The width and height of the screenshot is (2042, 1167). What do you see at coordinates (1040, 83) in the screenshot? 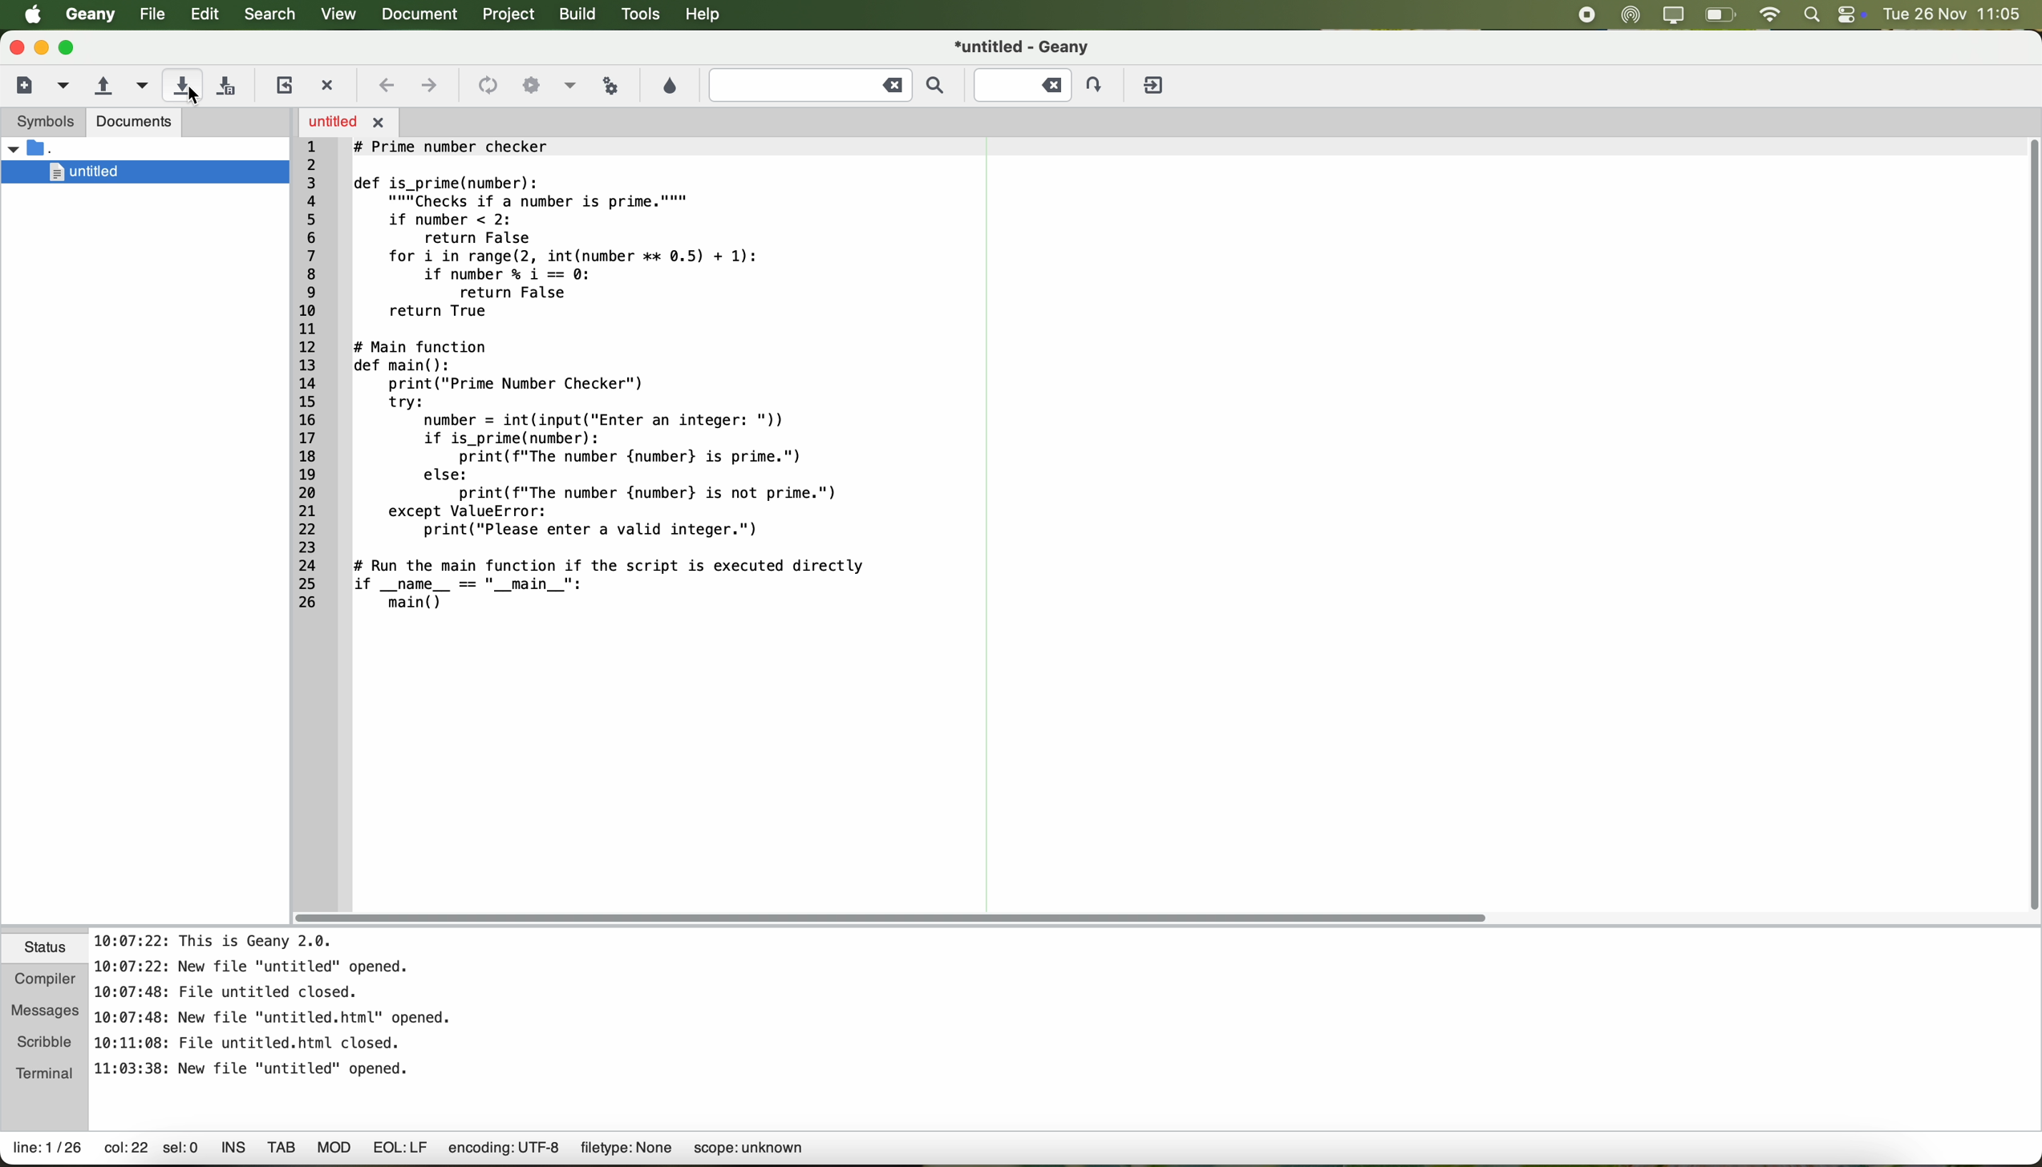
I see `Jump to the entered line number` at bounding box center [1040, 83].